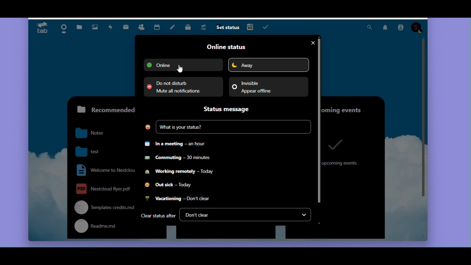 The image size is (471, 265). I want to click on nextcloud flyer, so click(104, 188).